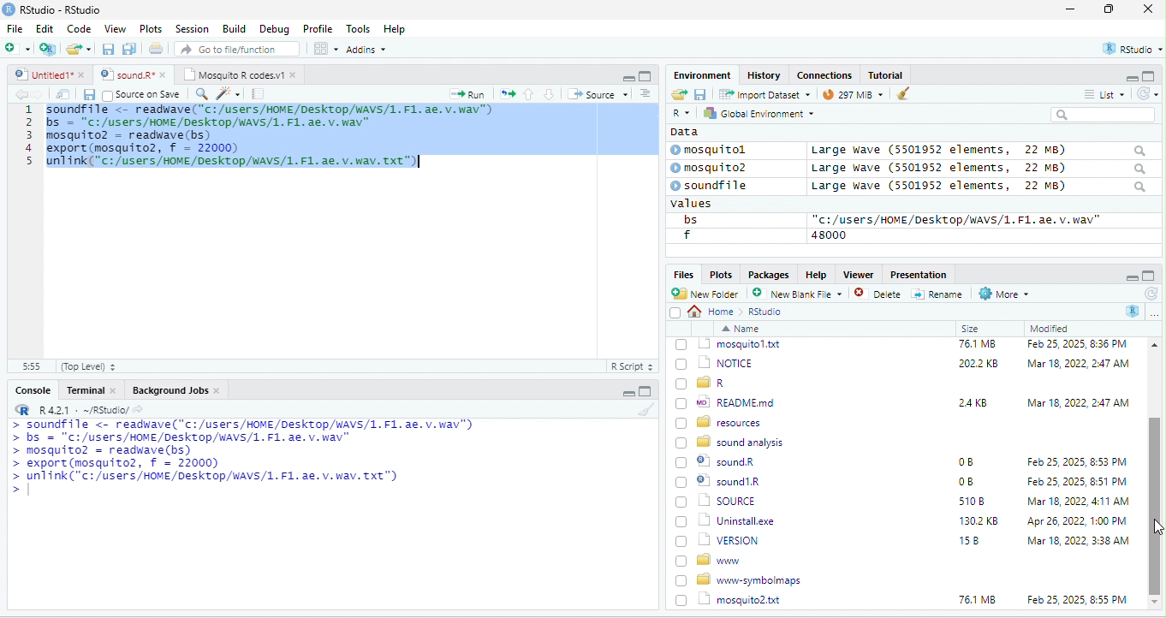  I want to click on © soundfile, so click(717, 185).